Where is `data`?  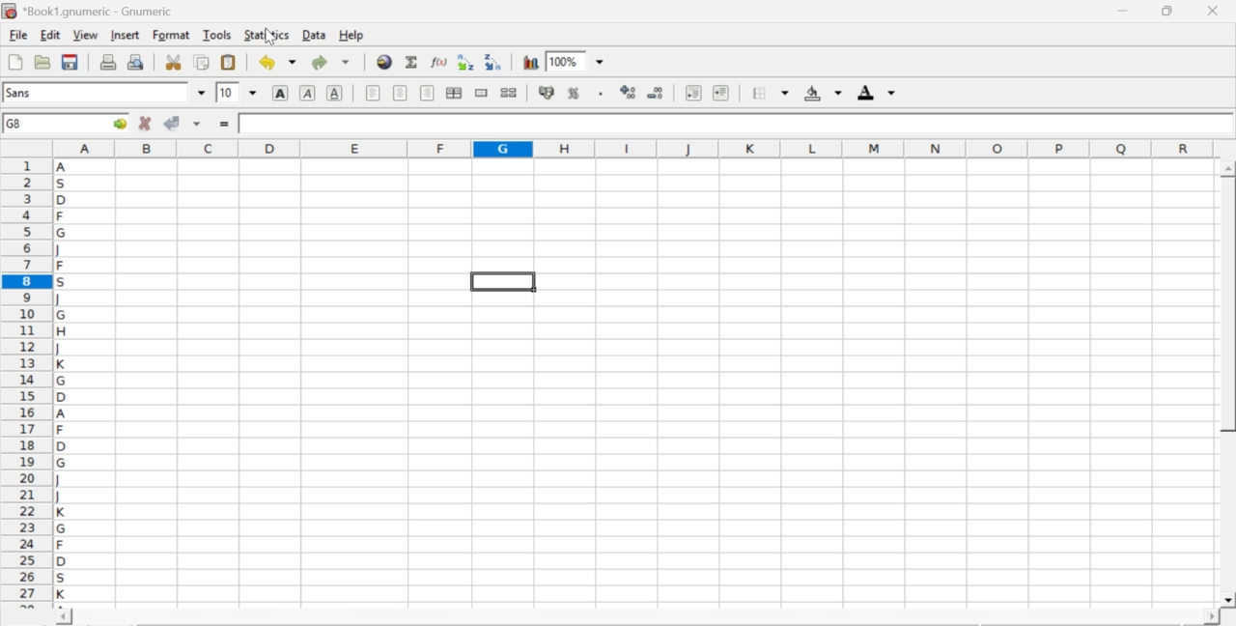
data is located at coordinates (316, 34).